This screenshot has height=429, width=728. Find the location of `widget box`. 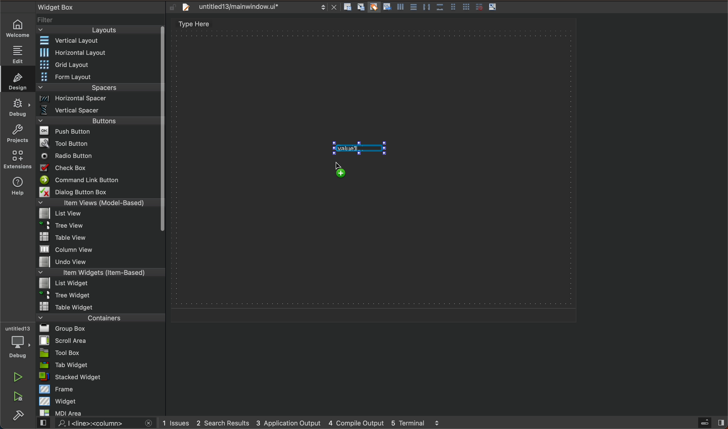

widget box is located at coordinates (93, 7).